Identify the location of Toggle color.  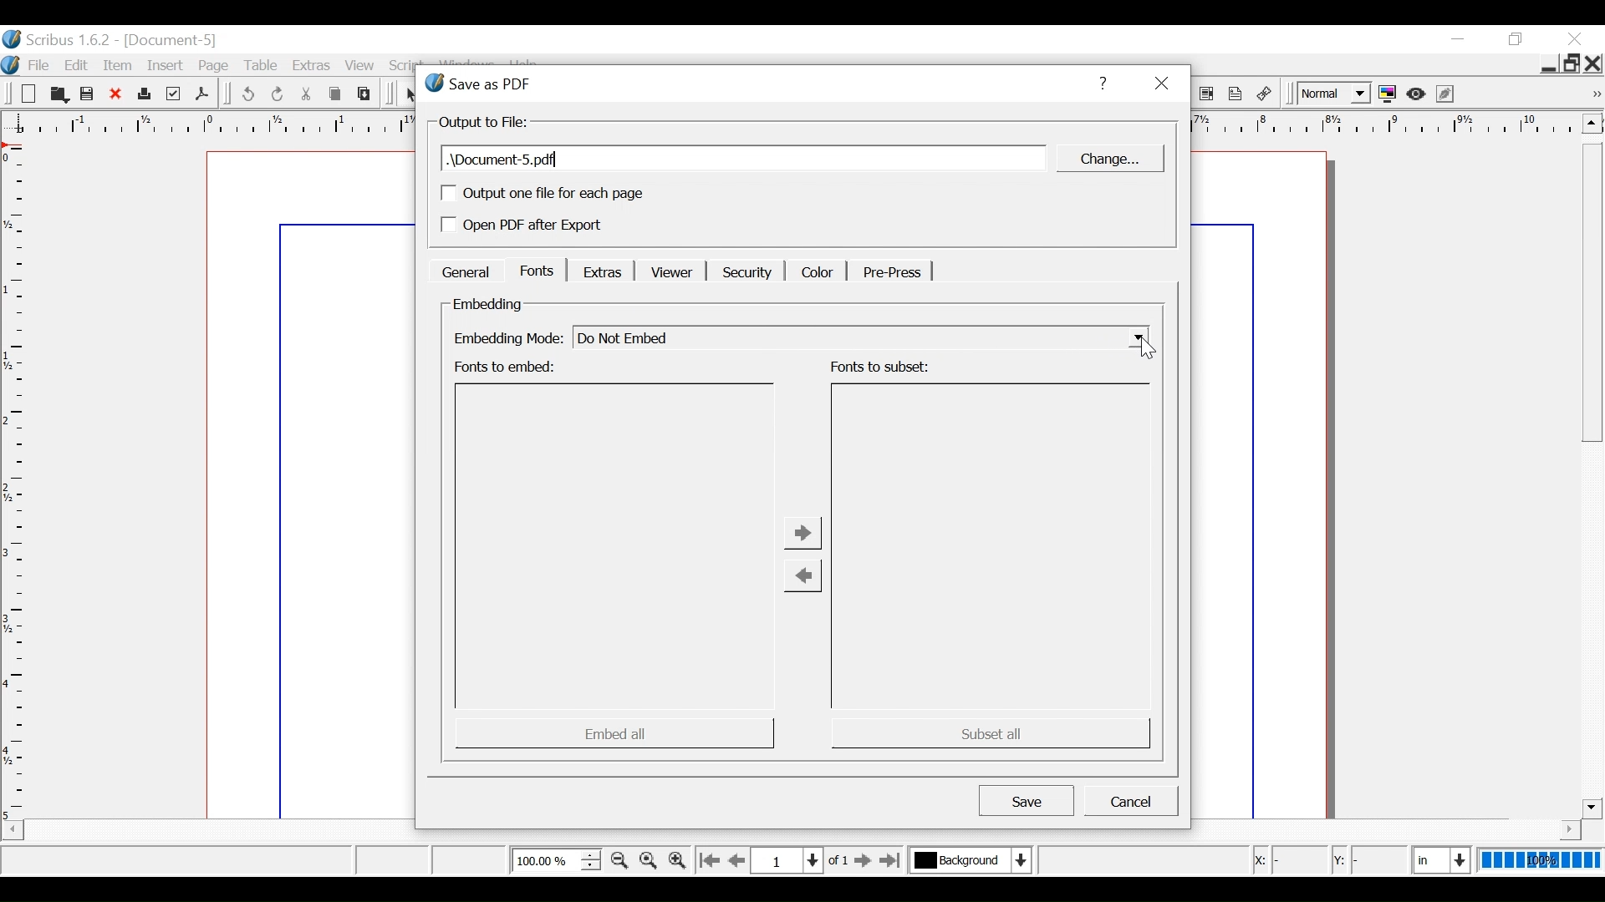
(1388, 94).